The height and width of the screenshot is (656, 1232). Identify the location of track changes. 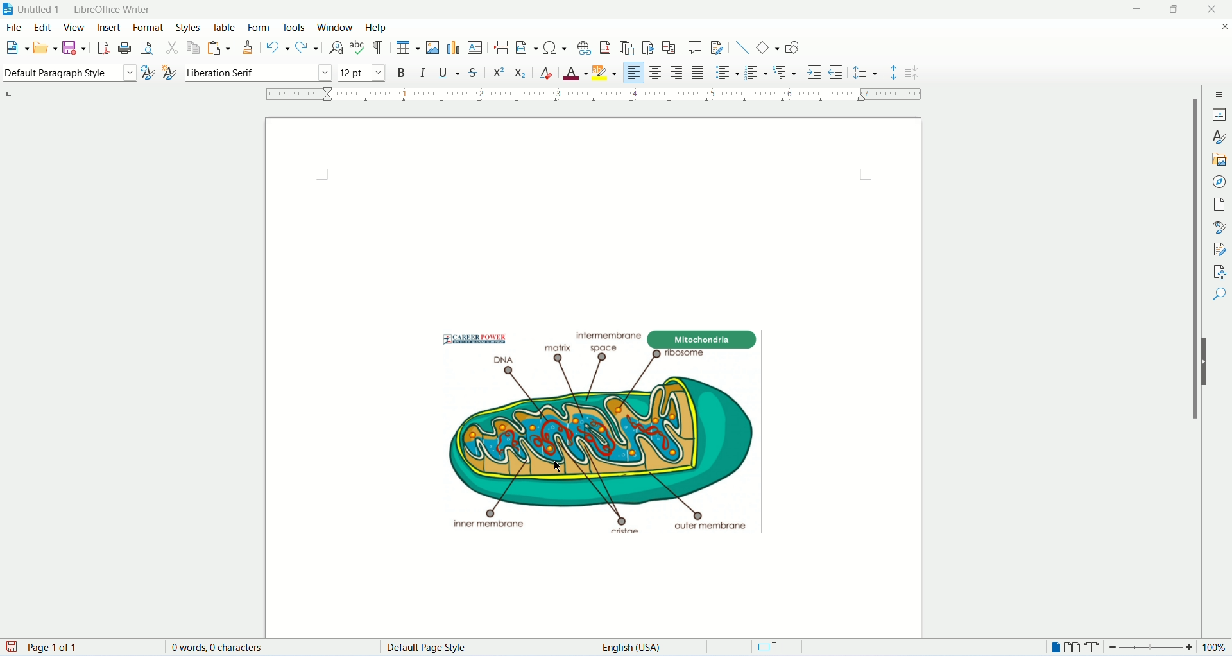
(717, 47).